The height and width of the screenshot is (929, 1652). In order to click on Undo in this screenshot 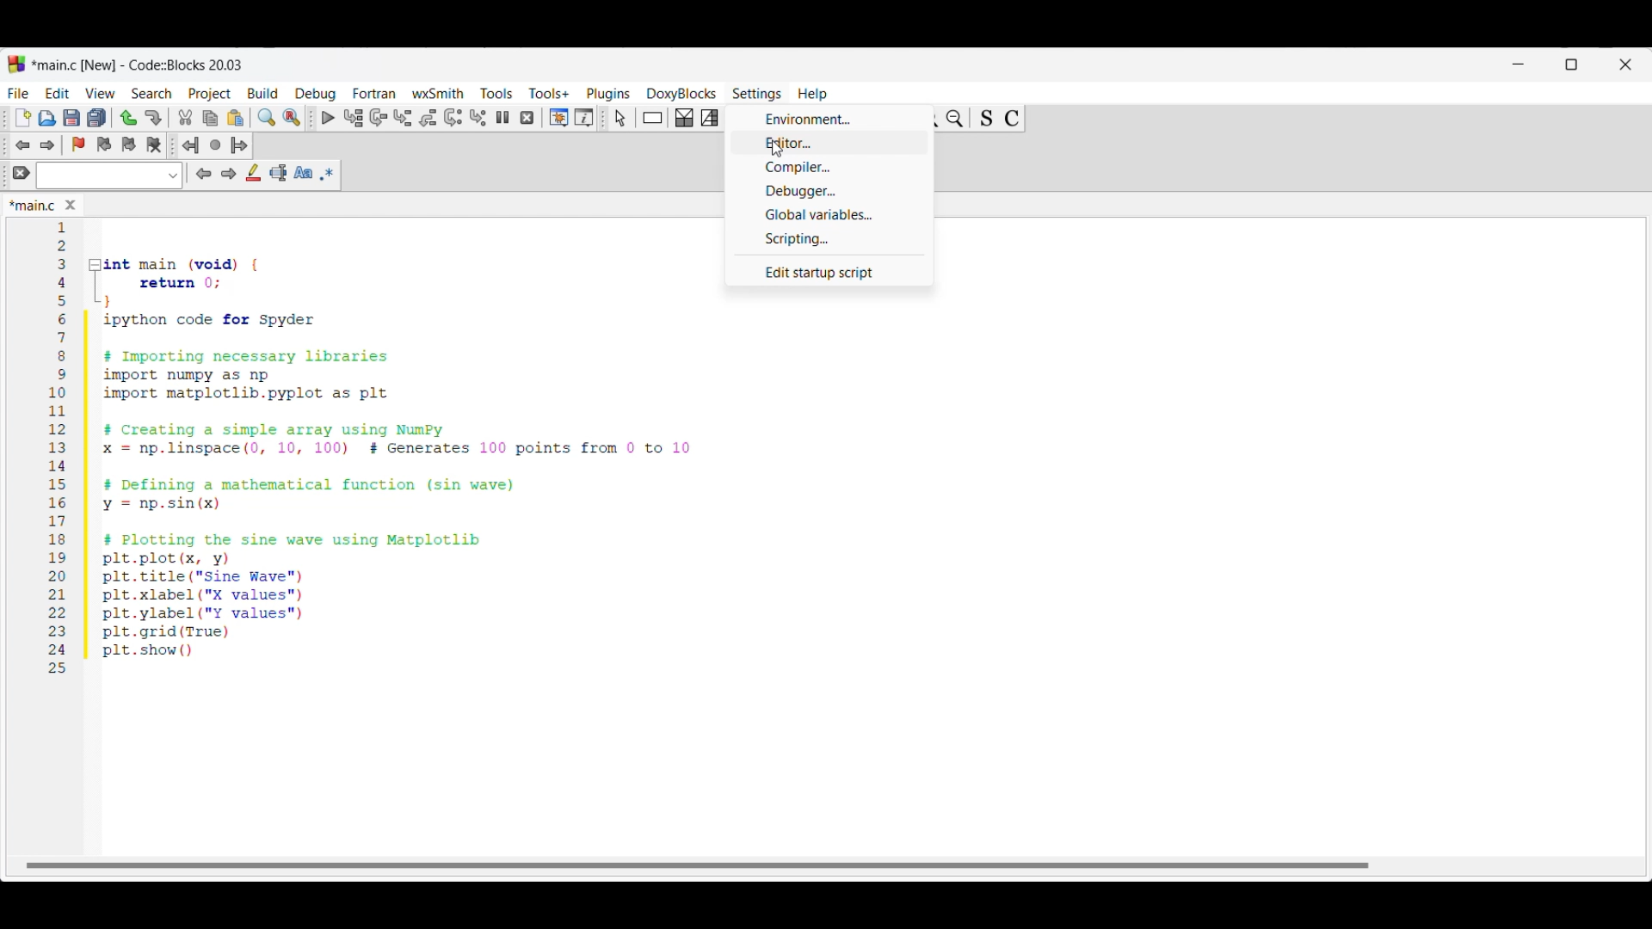, I will do `click(128, 118)`.